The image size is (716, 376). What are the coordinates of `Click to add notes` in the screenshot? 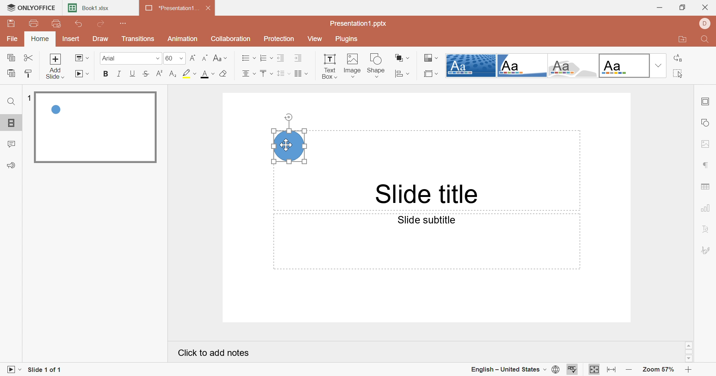 It's located at (215, 352).